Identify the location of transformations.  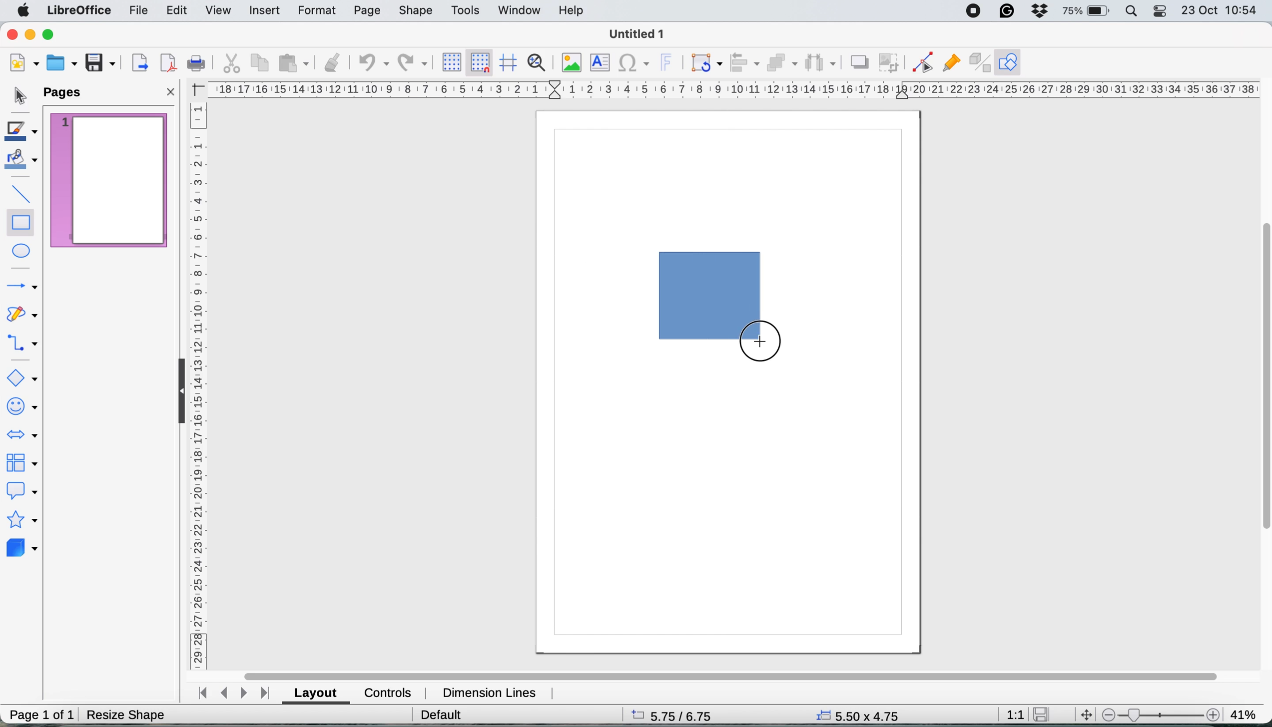
(705, 63).